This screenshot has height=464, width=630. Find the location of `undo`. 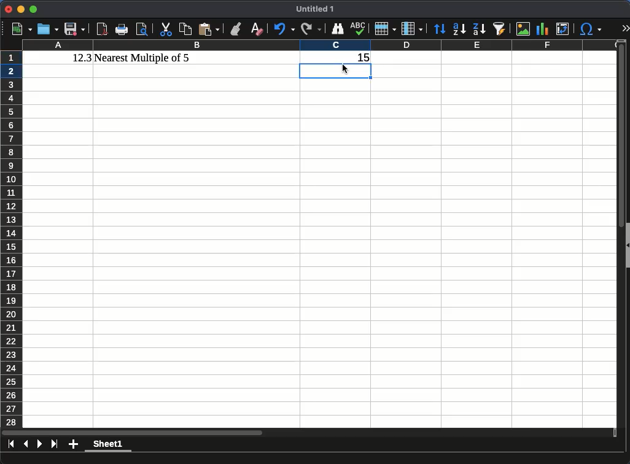

undo is located at coordinates (284, 29).